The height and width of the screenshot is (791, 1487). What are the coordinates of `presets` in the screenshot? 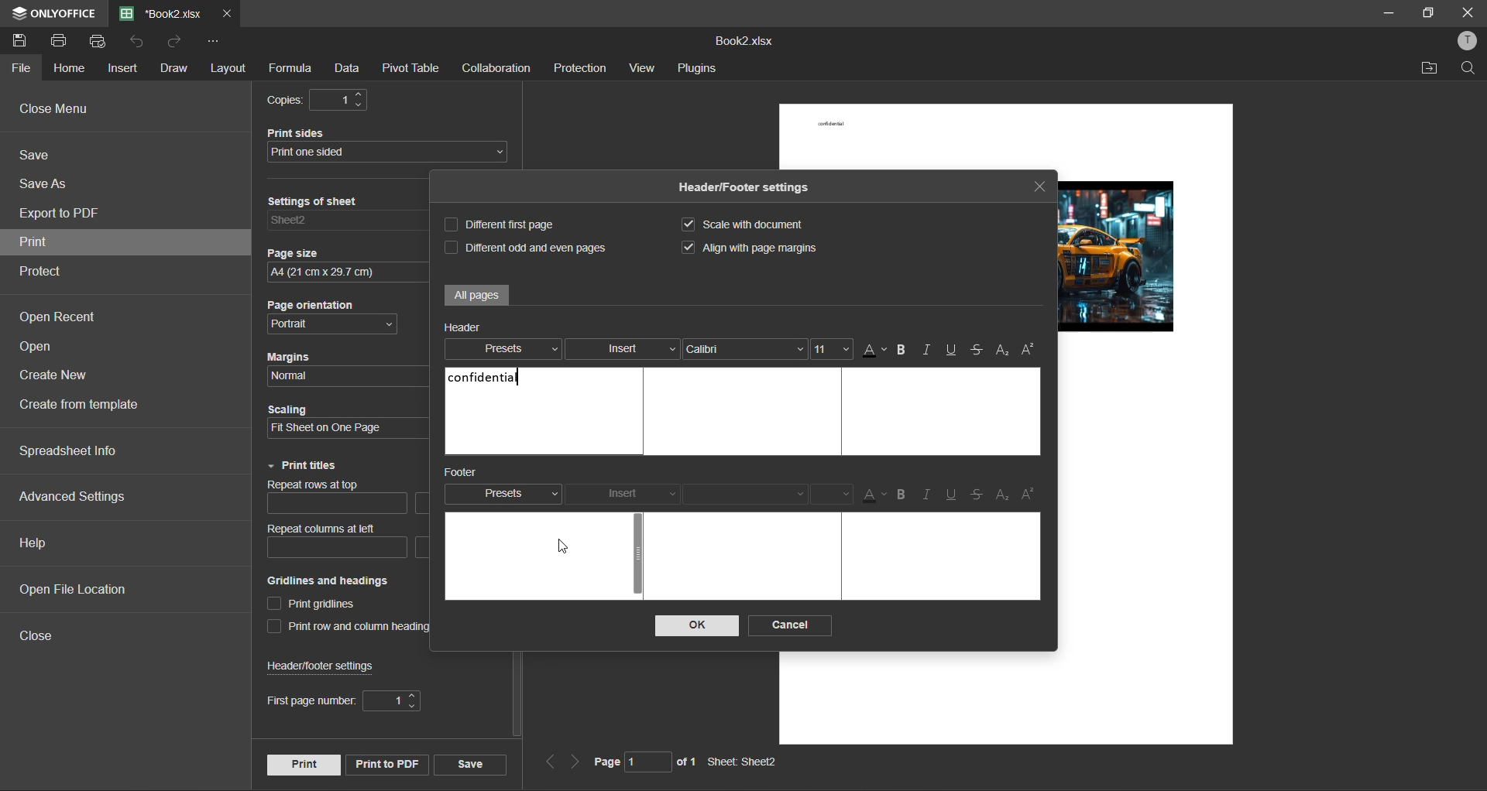 It's located at (505, 350).